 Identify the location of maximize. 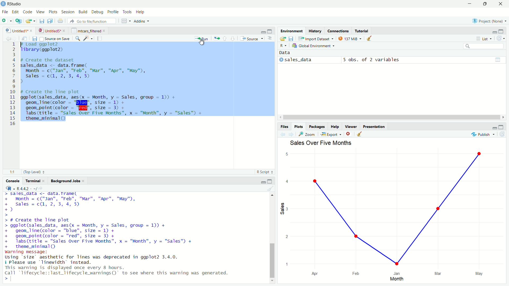
(270, 182).